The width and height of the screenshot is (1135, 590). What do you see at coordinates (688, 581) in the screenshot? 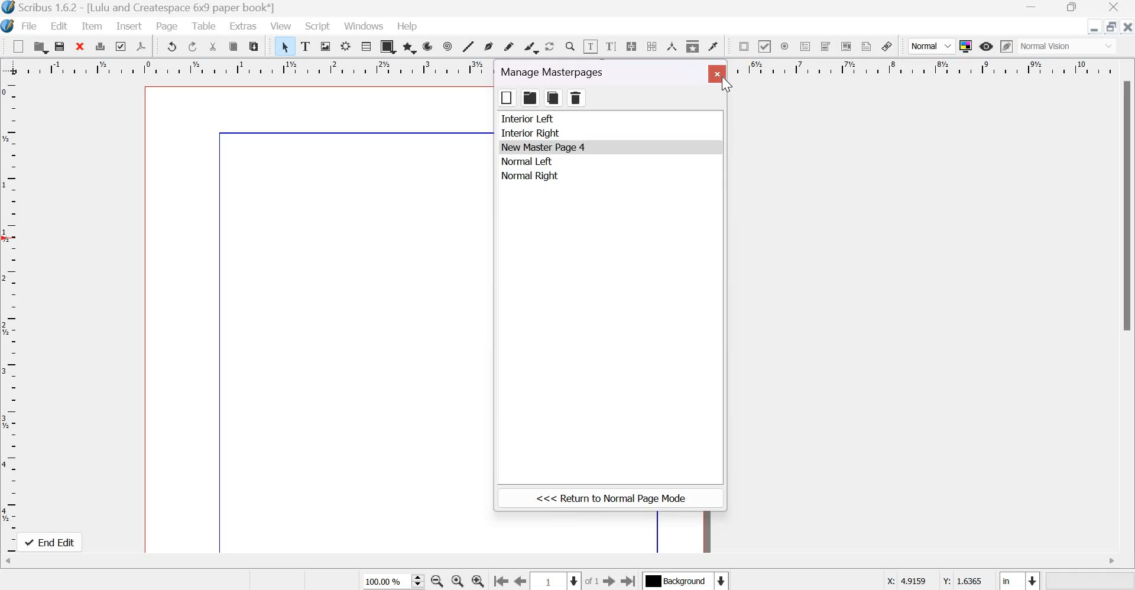
I see `Select the current layer` at bounding box center [688, 581].